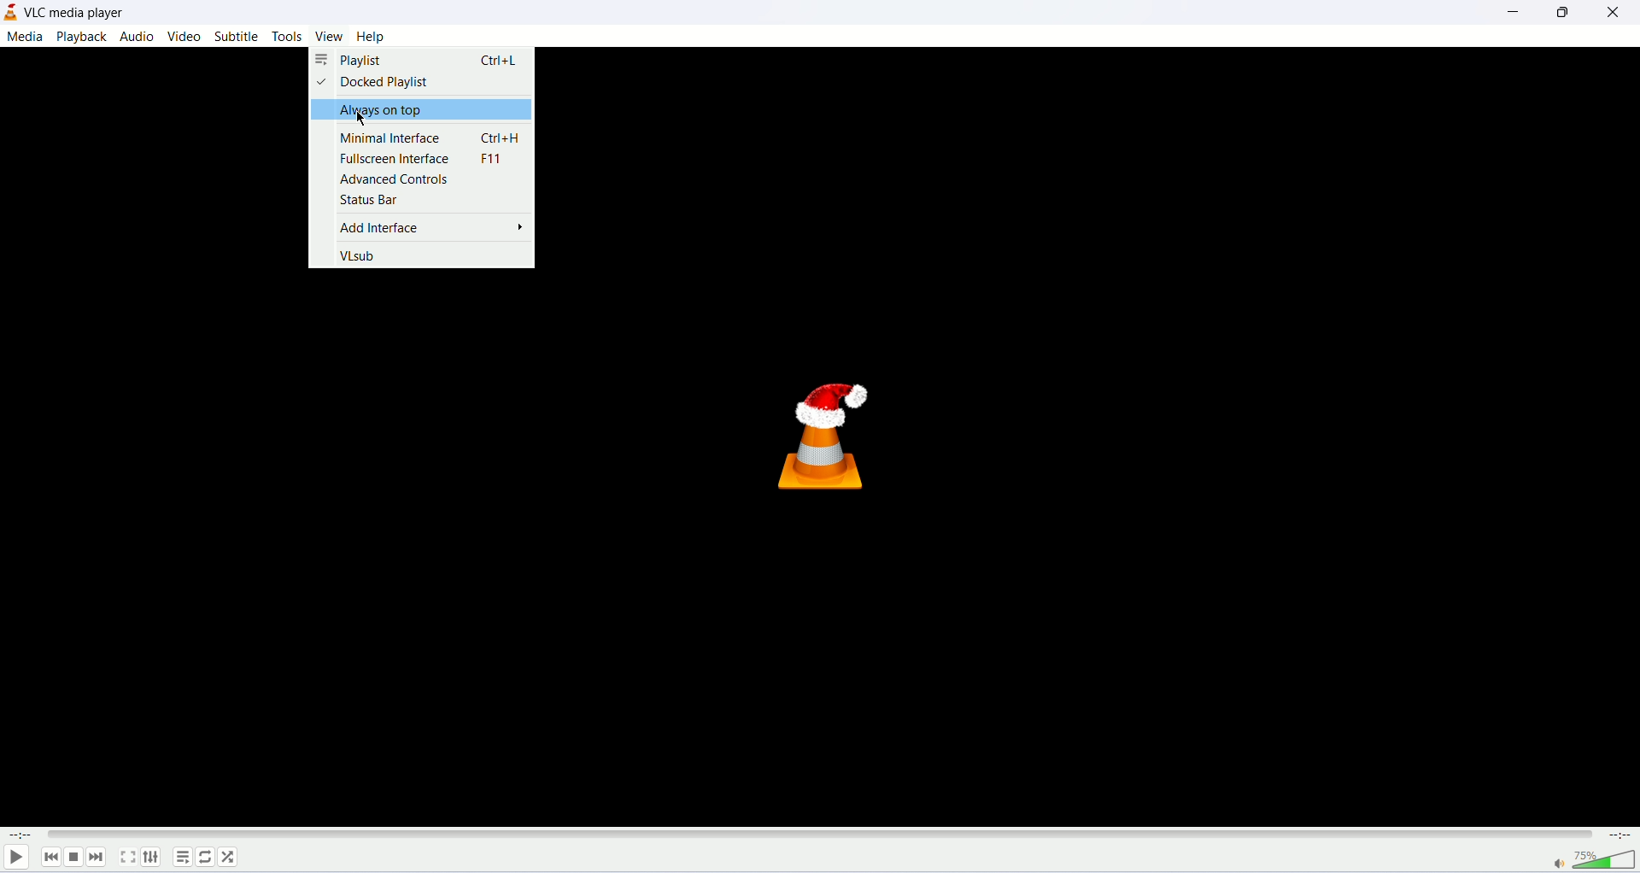  I want to click on extended settings, so click(155, 858).